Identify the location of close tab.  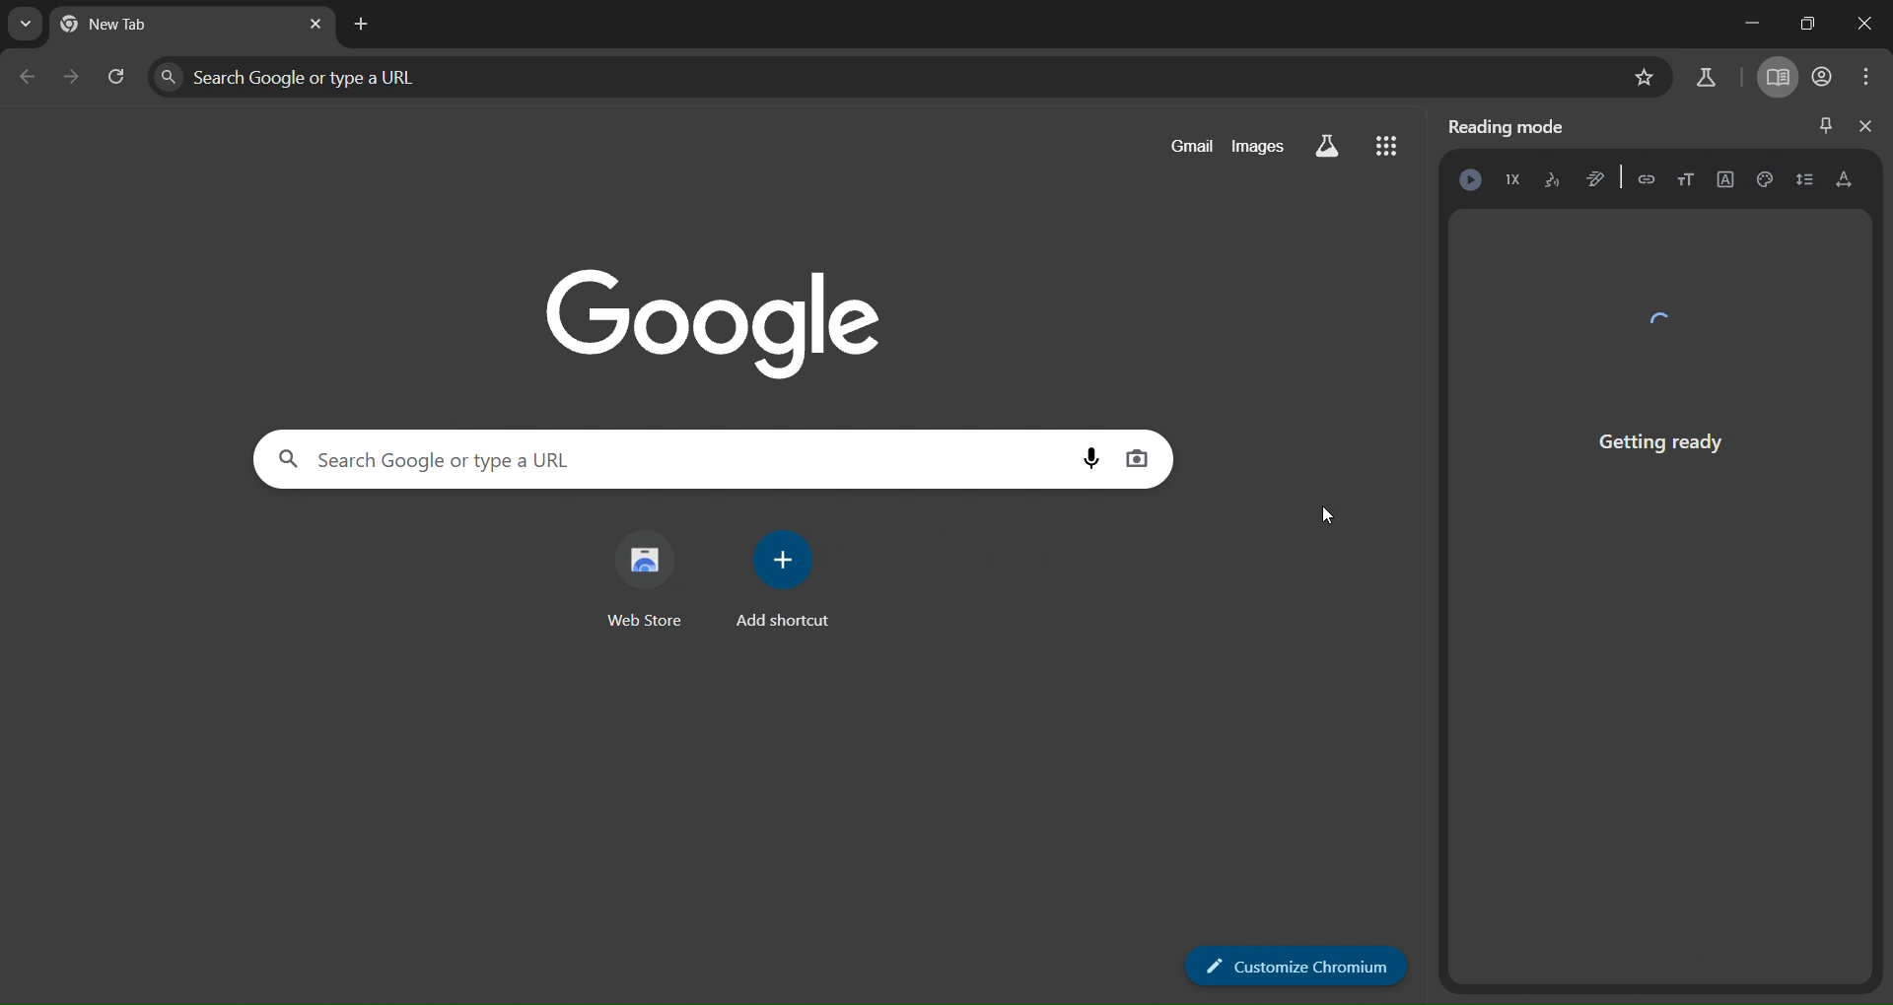
(315, 27).